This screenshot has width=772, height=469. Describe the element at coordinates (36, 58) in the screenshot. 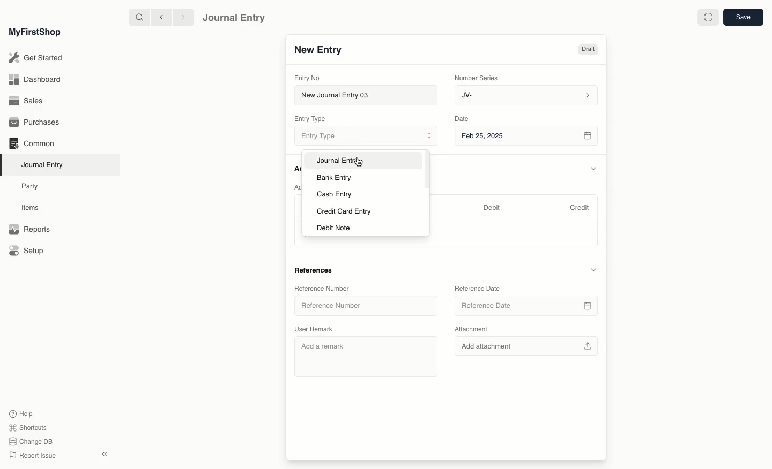

I see `Get Started` at that location.